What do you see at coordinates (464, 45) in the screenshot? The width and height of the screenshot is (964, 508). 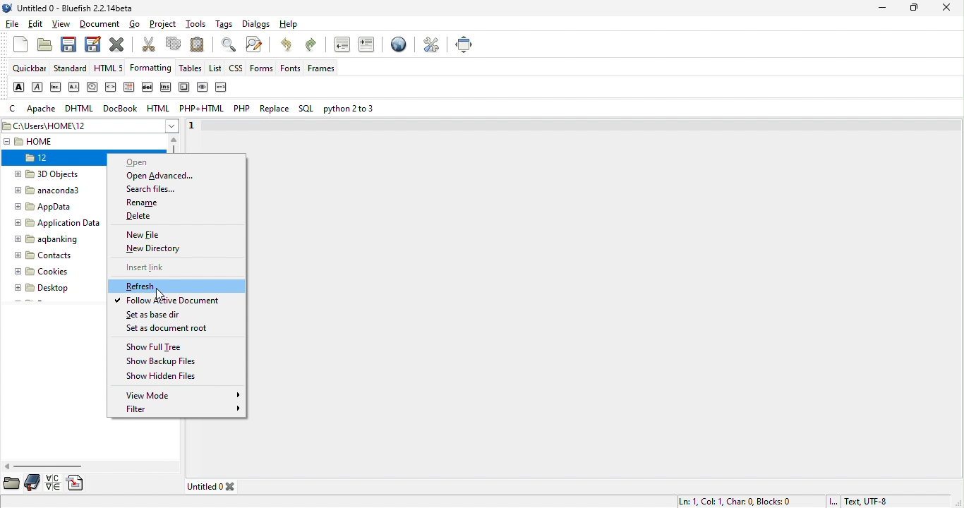 I see `full screen` at bounding box center [464, 45].